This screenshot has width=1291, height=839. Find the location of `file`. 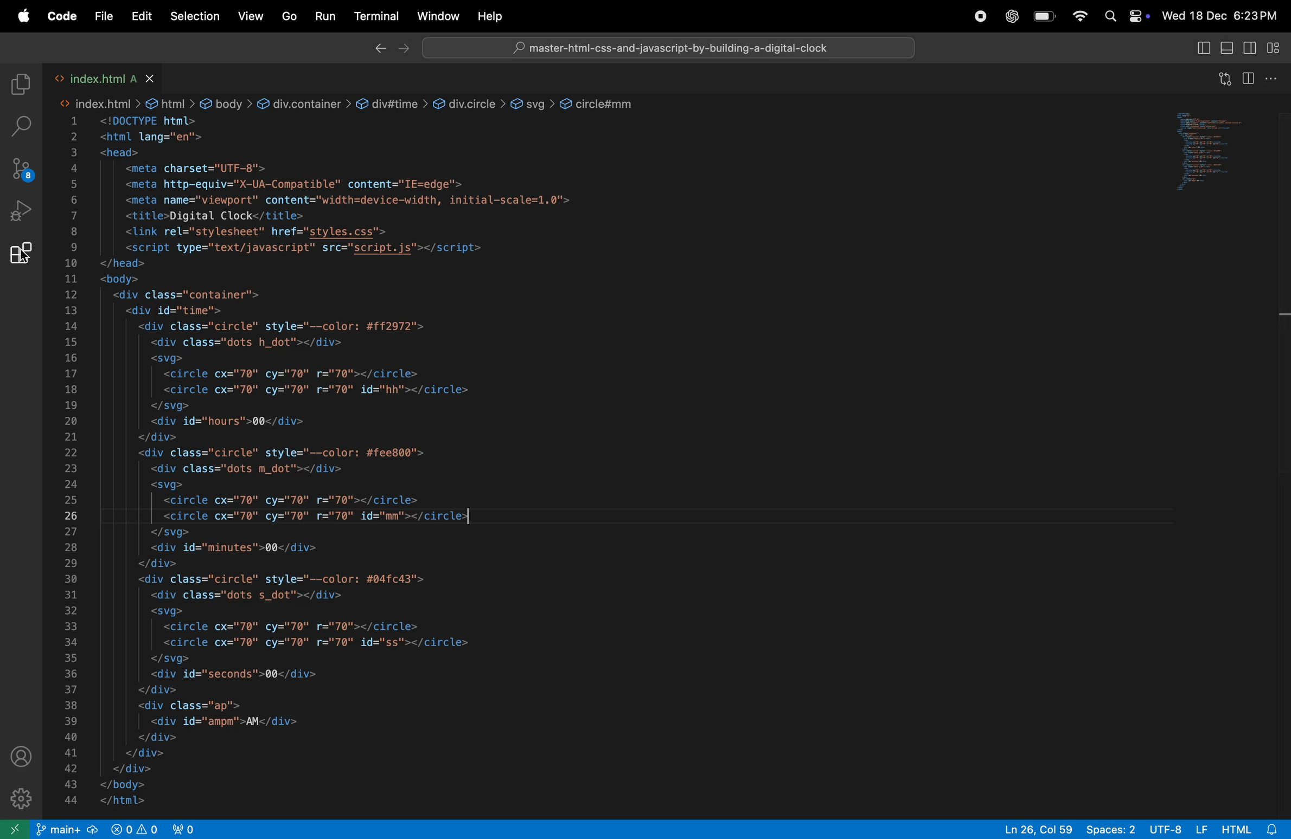

file is located at coordinates (104, 16).